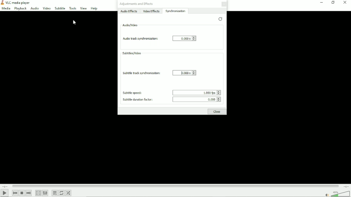 This screenshot has width=351, height=197. What do you see at coordinates (94, 8) in the screenshot?
I see `Help` at bounding box center [94, 8].